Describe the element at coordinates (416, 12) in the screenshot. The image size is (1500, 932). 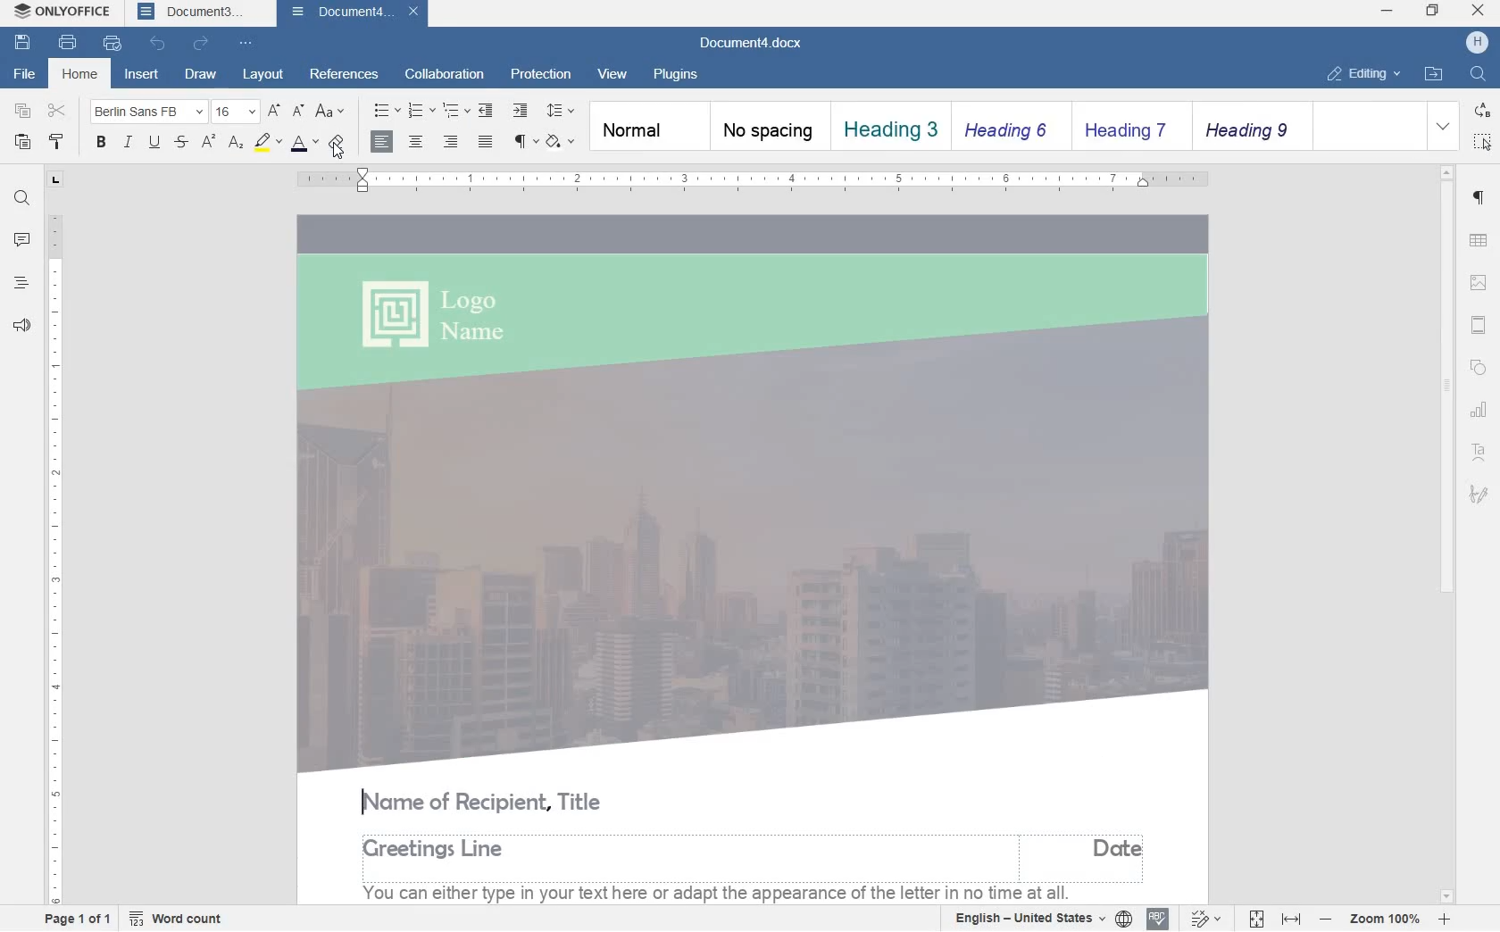
I see `close document4` at that location.